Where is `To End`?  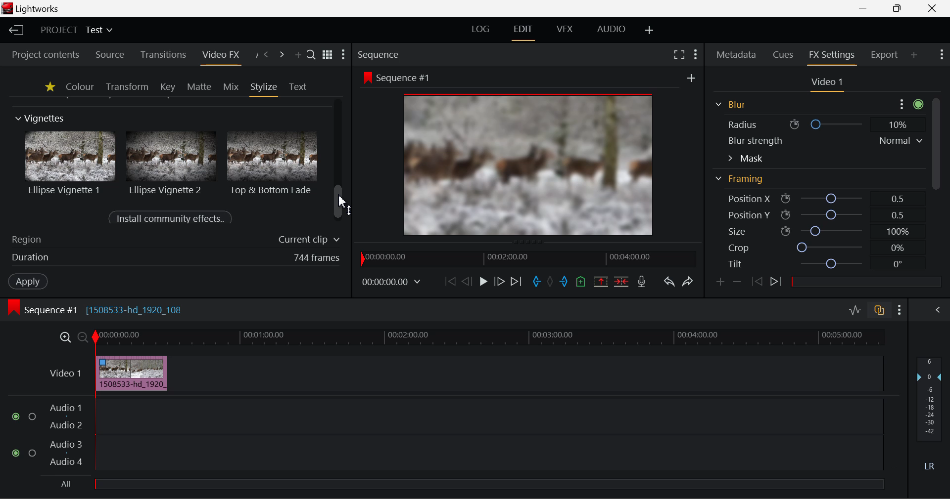 To End is located at coordinates (517, 280).